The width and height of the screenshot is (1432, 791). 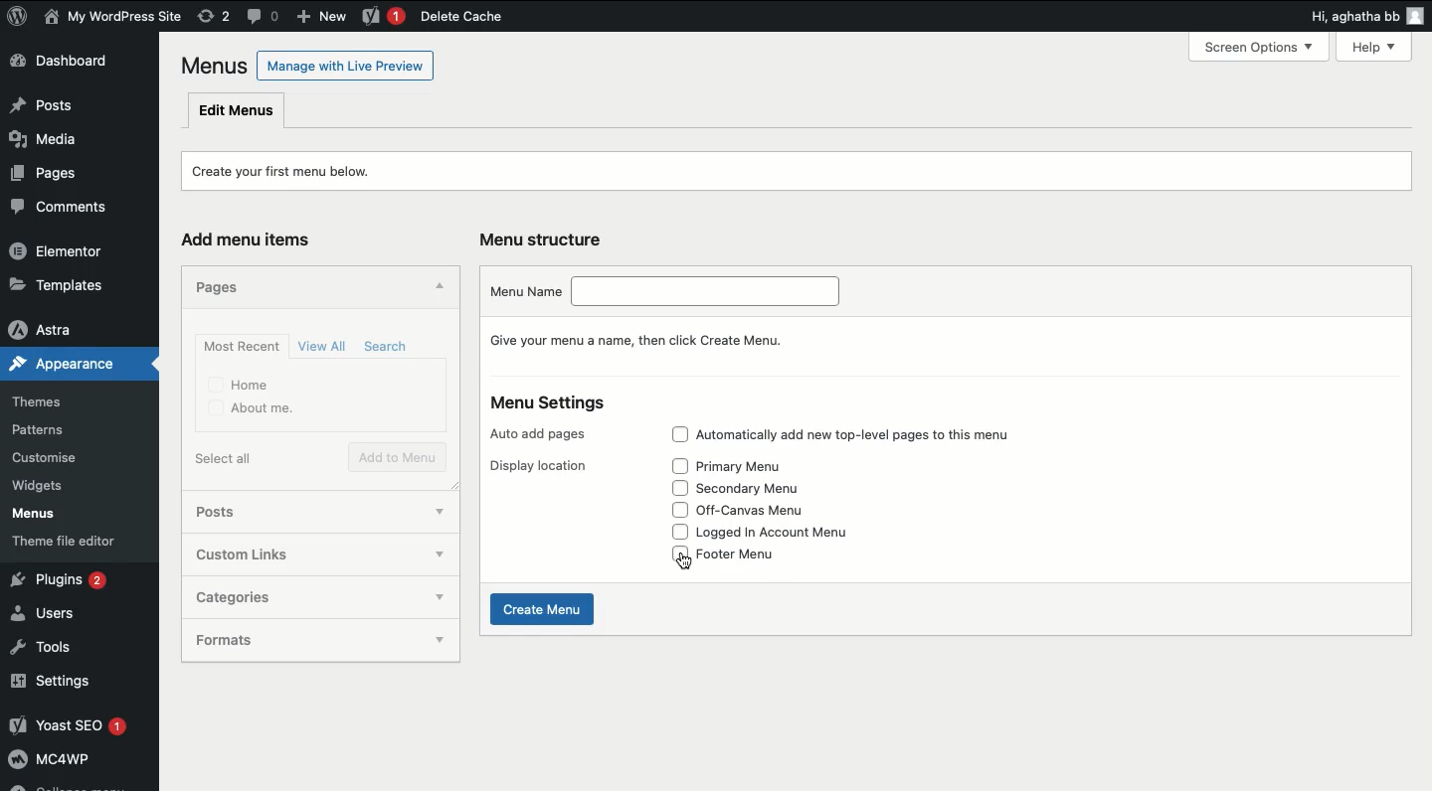 I want to click on Select all, so click(x=223, y=458).